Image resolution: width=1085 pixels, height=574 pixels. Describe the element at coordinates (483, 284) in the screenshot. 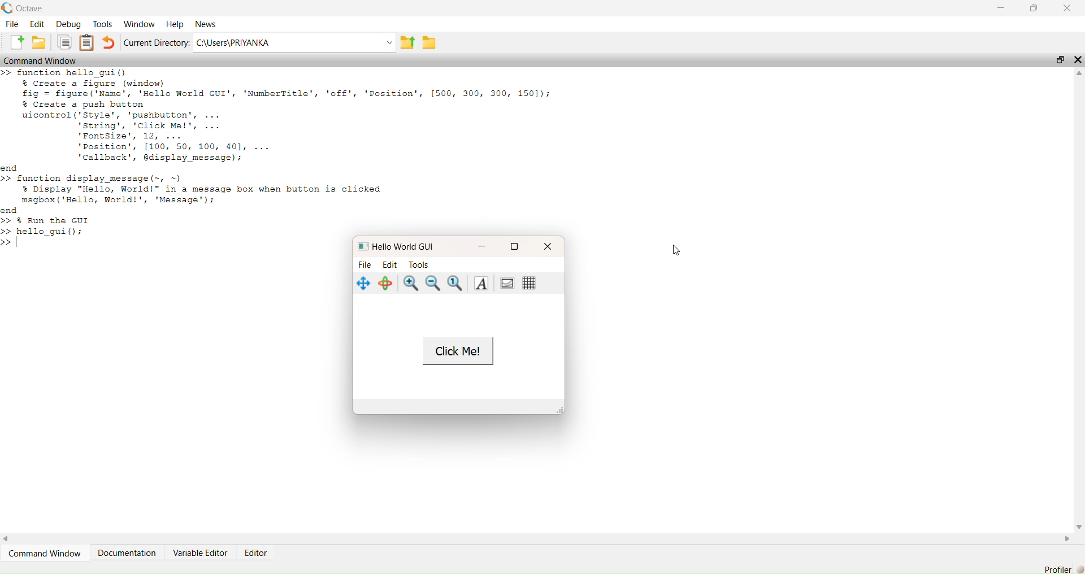

I see `text` at that location.